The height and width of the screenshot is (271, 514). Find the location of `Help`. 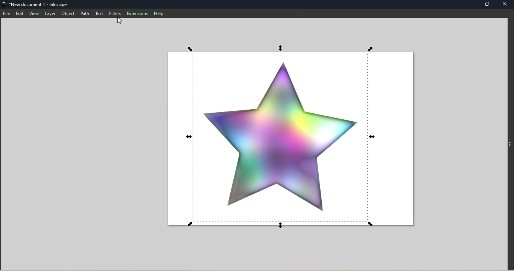

Help is located at coordinates (160, 14).